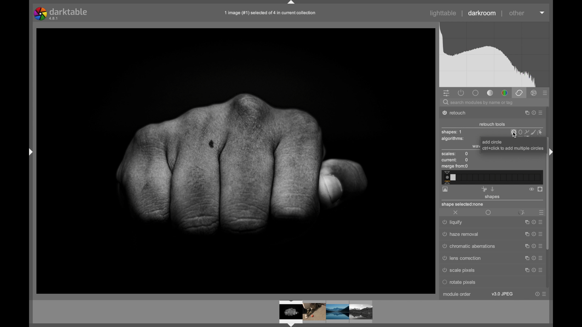  I want to click on maximize, so click(525, 246).